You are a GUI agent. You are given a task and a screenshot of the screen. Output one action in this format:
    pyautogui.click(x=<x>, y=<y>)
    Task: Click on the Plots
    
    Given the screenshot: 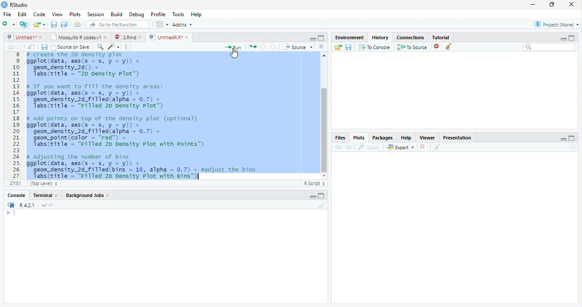 What is the action you would take?
    pyautogui.click(x=75, y=14)
    